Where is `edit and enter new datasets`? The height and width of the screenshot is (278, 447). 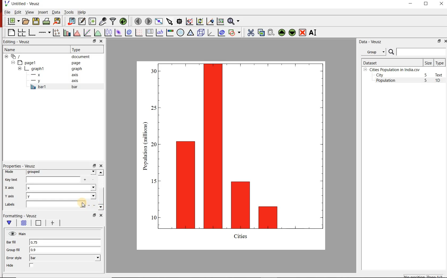 edit and enter new datasets is located at coordinates (81, 21).